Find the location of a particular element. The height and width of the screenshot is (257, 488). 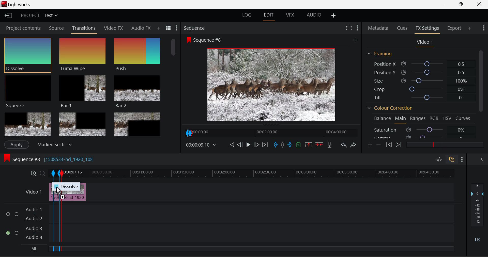

Remove Marked Section is located at coordinates (309, 144).